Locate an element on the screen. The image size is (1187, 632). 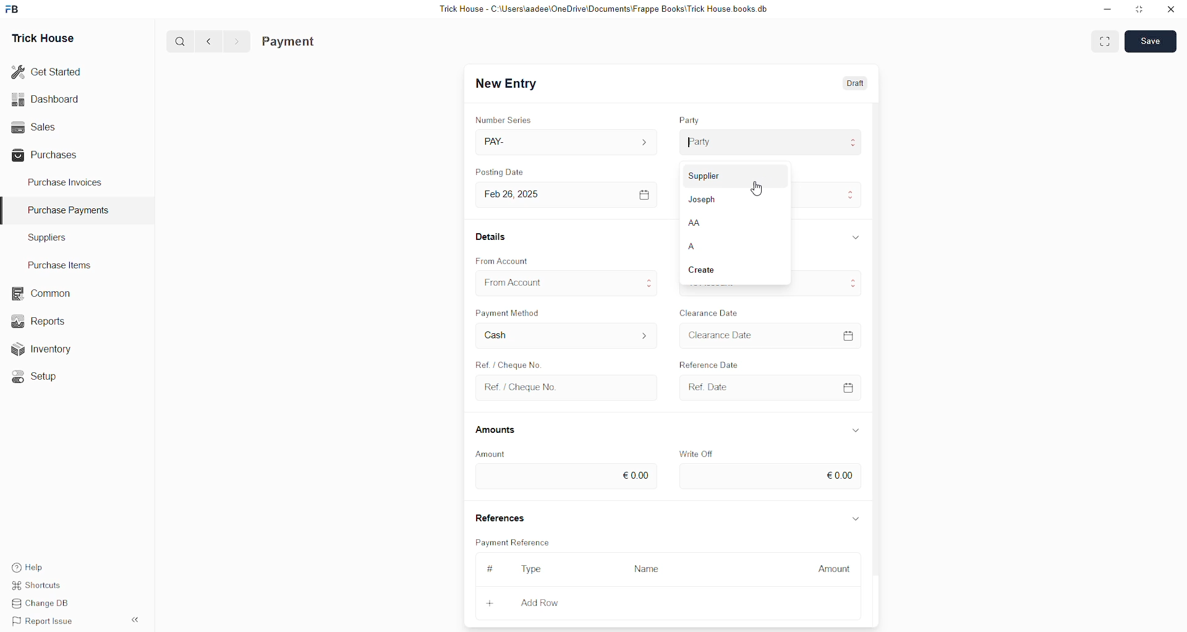
Suppliers is located at coordinates (61, 239).